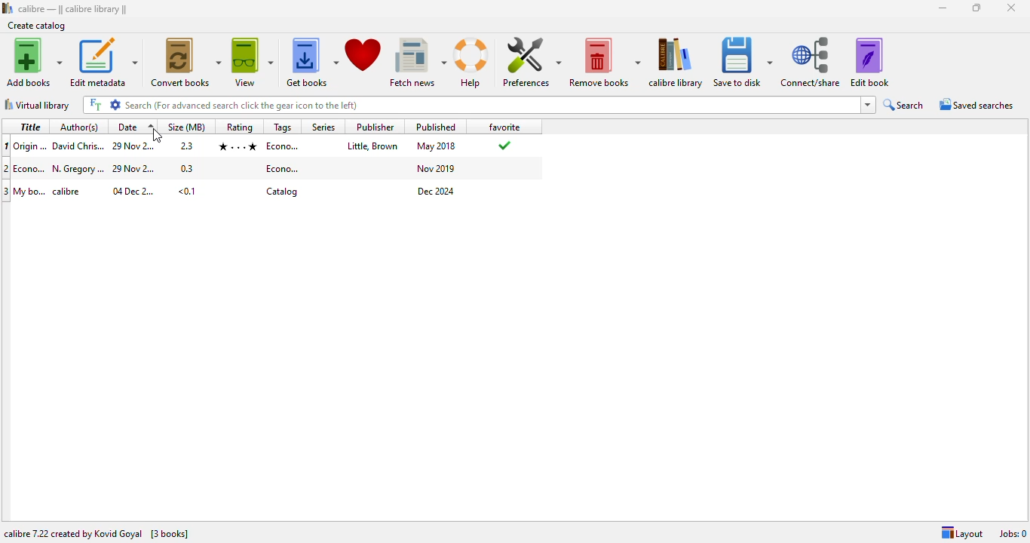  What do you see at coordinates (36, 25) in the screenshot?
I see `create catalog` at bounding box center [36, 25].